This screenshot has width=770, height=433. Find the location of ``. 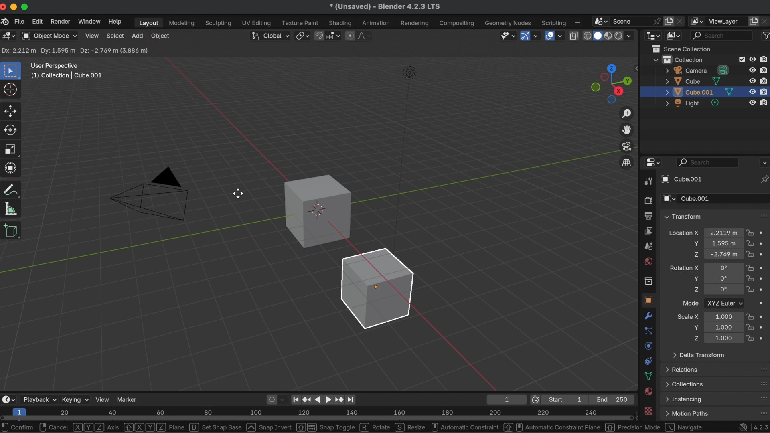

 is located at coordinates (687, 414).